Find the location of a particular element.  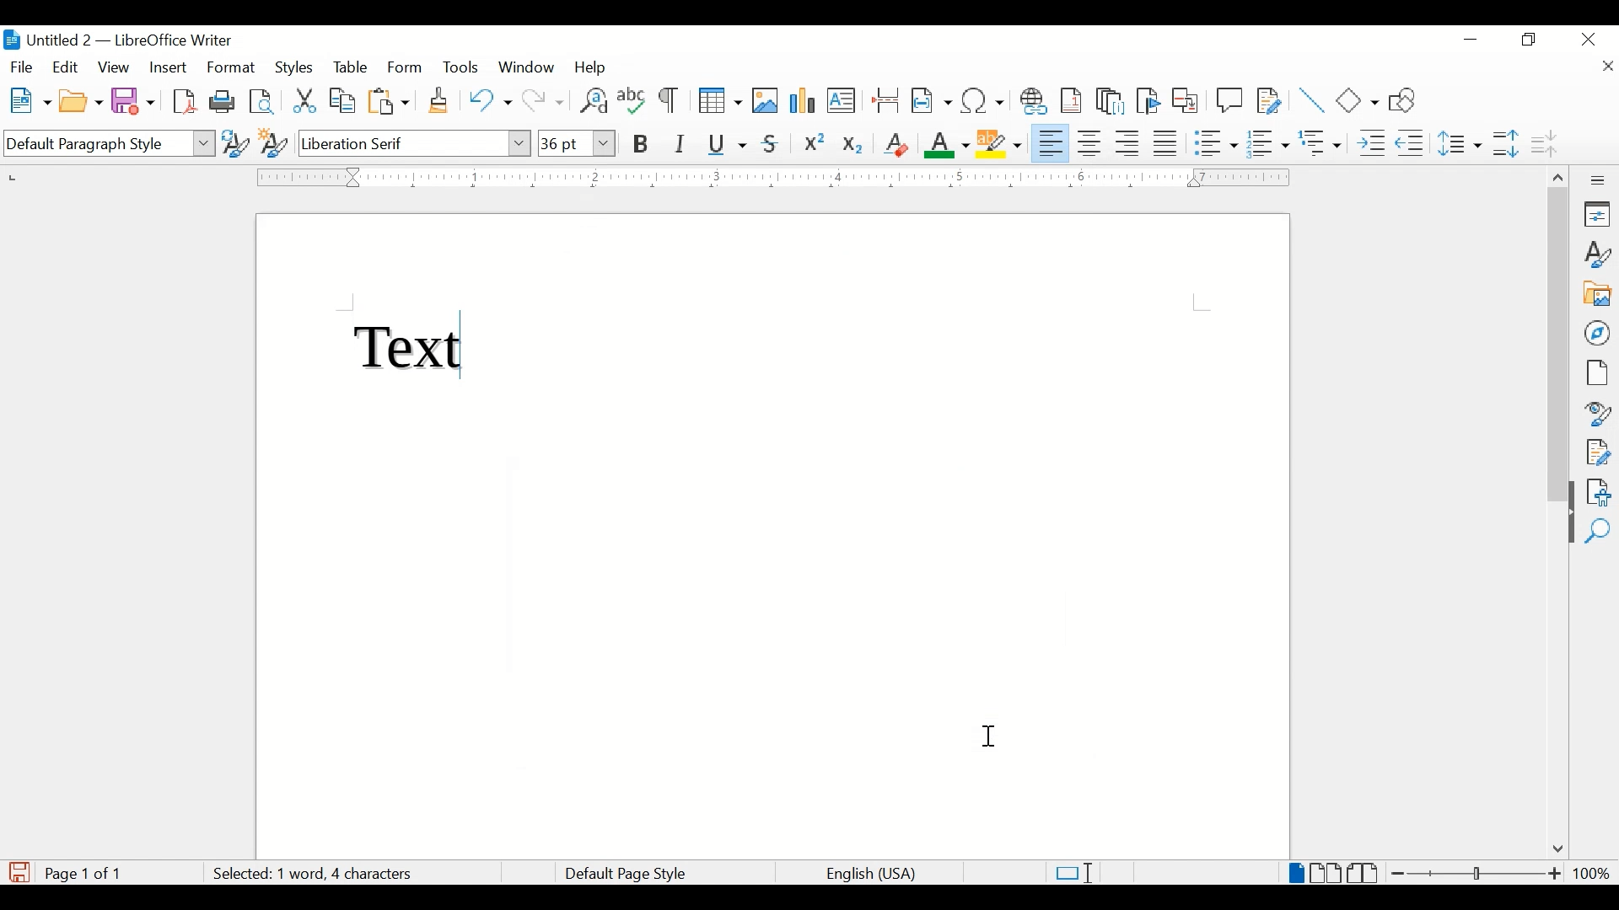

insert special characters is located at coordinates (983, 99).